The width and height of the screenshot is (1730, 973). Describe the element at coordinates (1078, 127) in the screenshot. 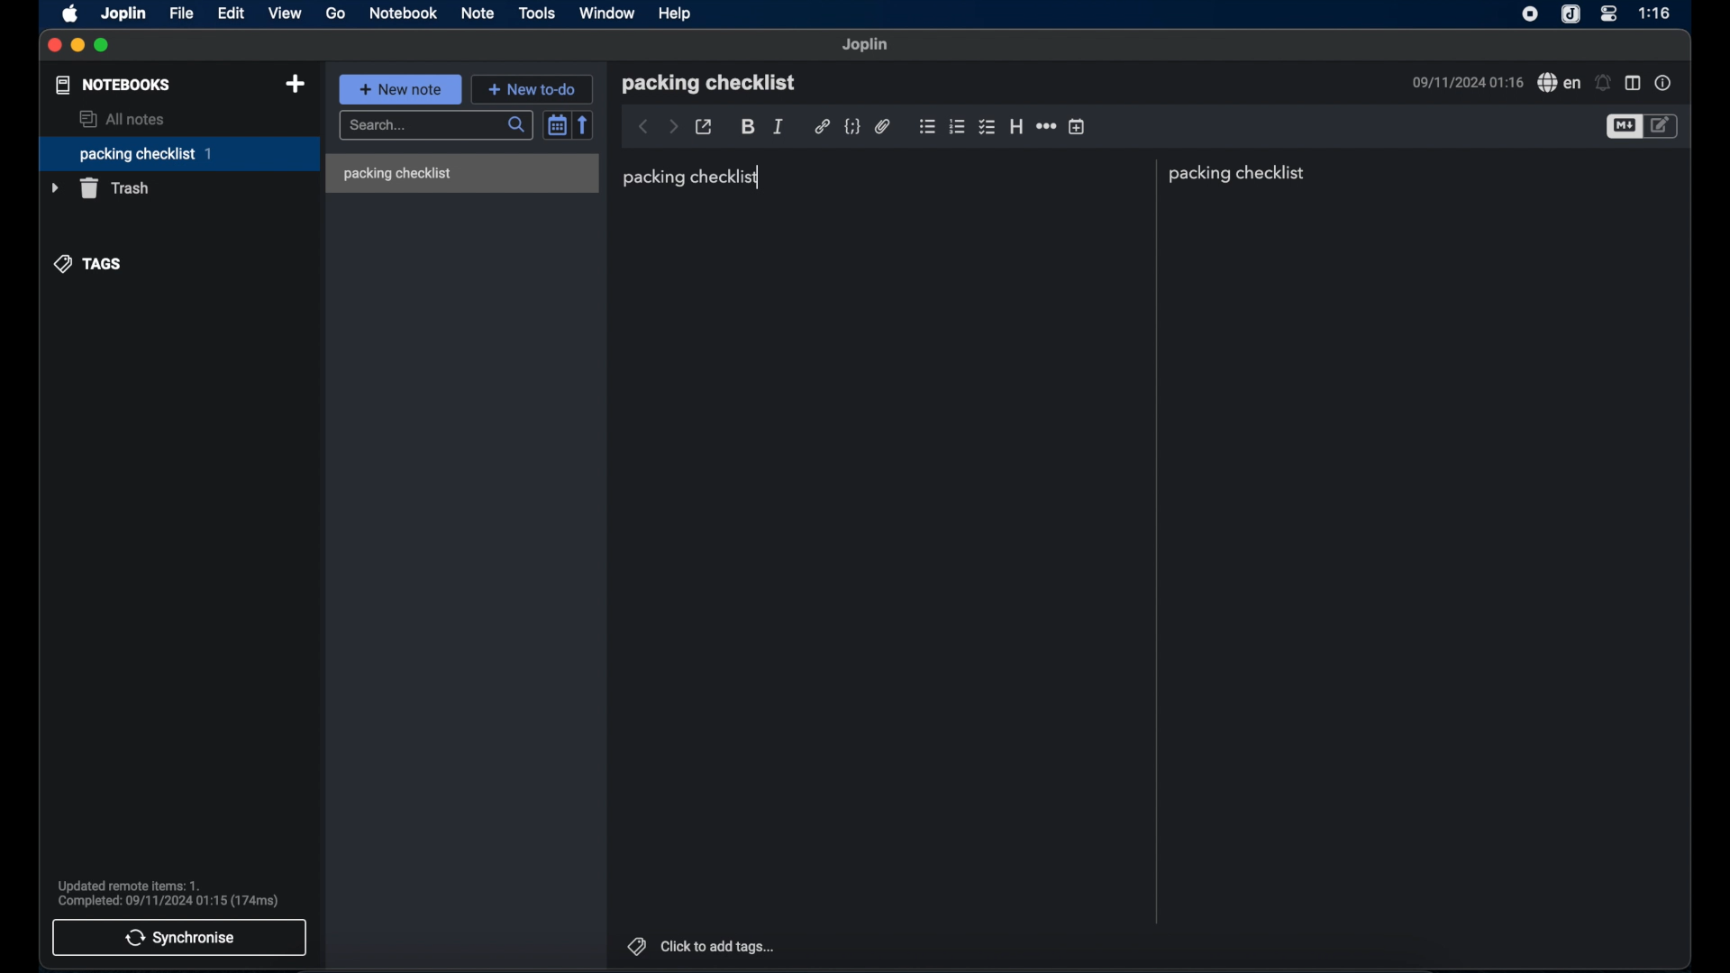

I see `insert time` at that location.